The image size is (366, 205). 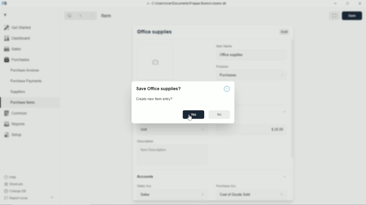 I want to click on shortcuts, so click(x=14, y=184).